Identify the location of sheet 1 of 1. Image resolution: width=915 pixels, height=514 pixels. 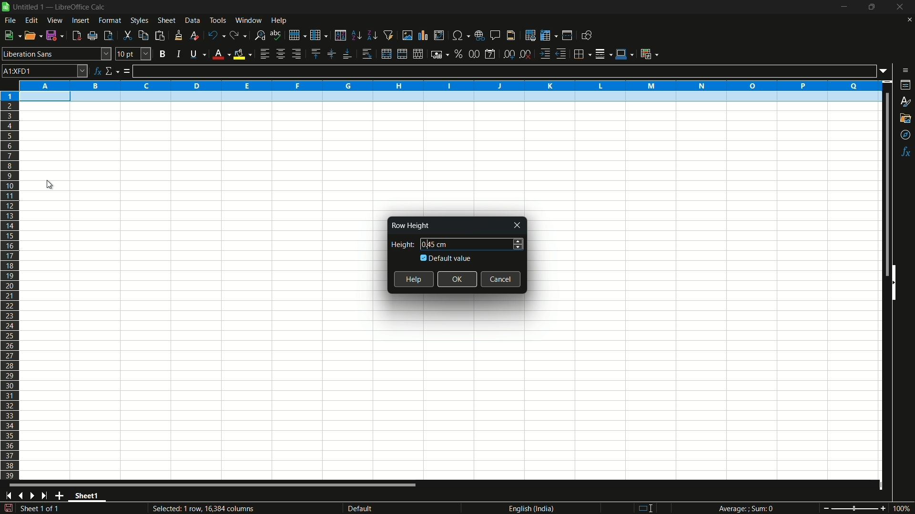
(43, 510).